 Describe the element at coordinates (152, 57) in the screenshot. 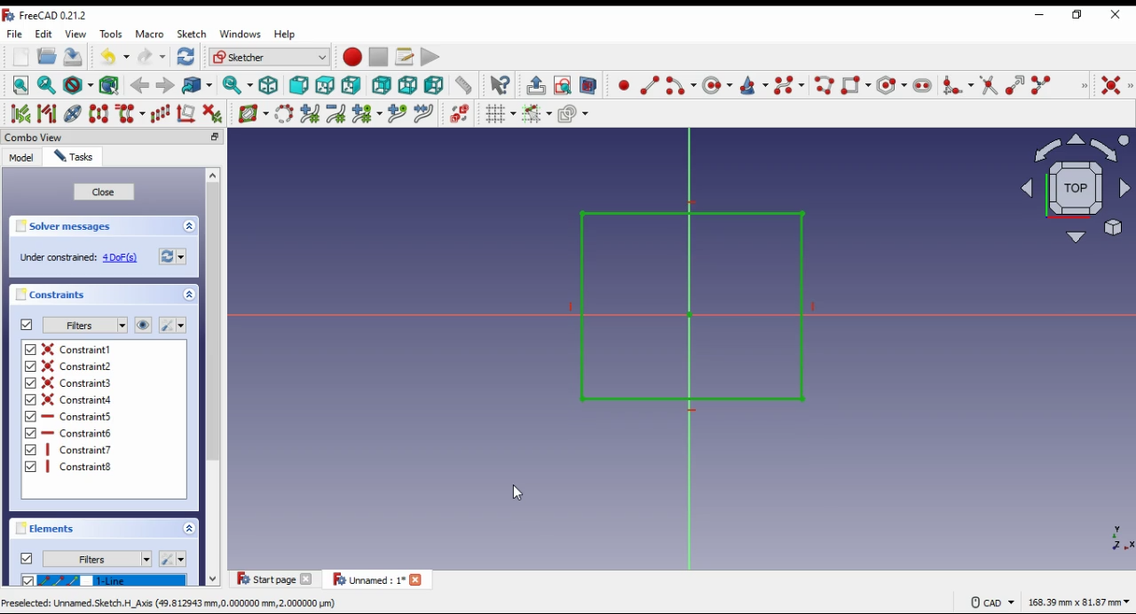

I see `redo` at that location.